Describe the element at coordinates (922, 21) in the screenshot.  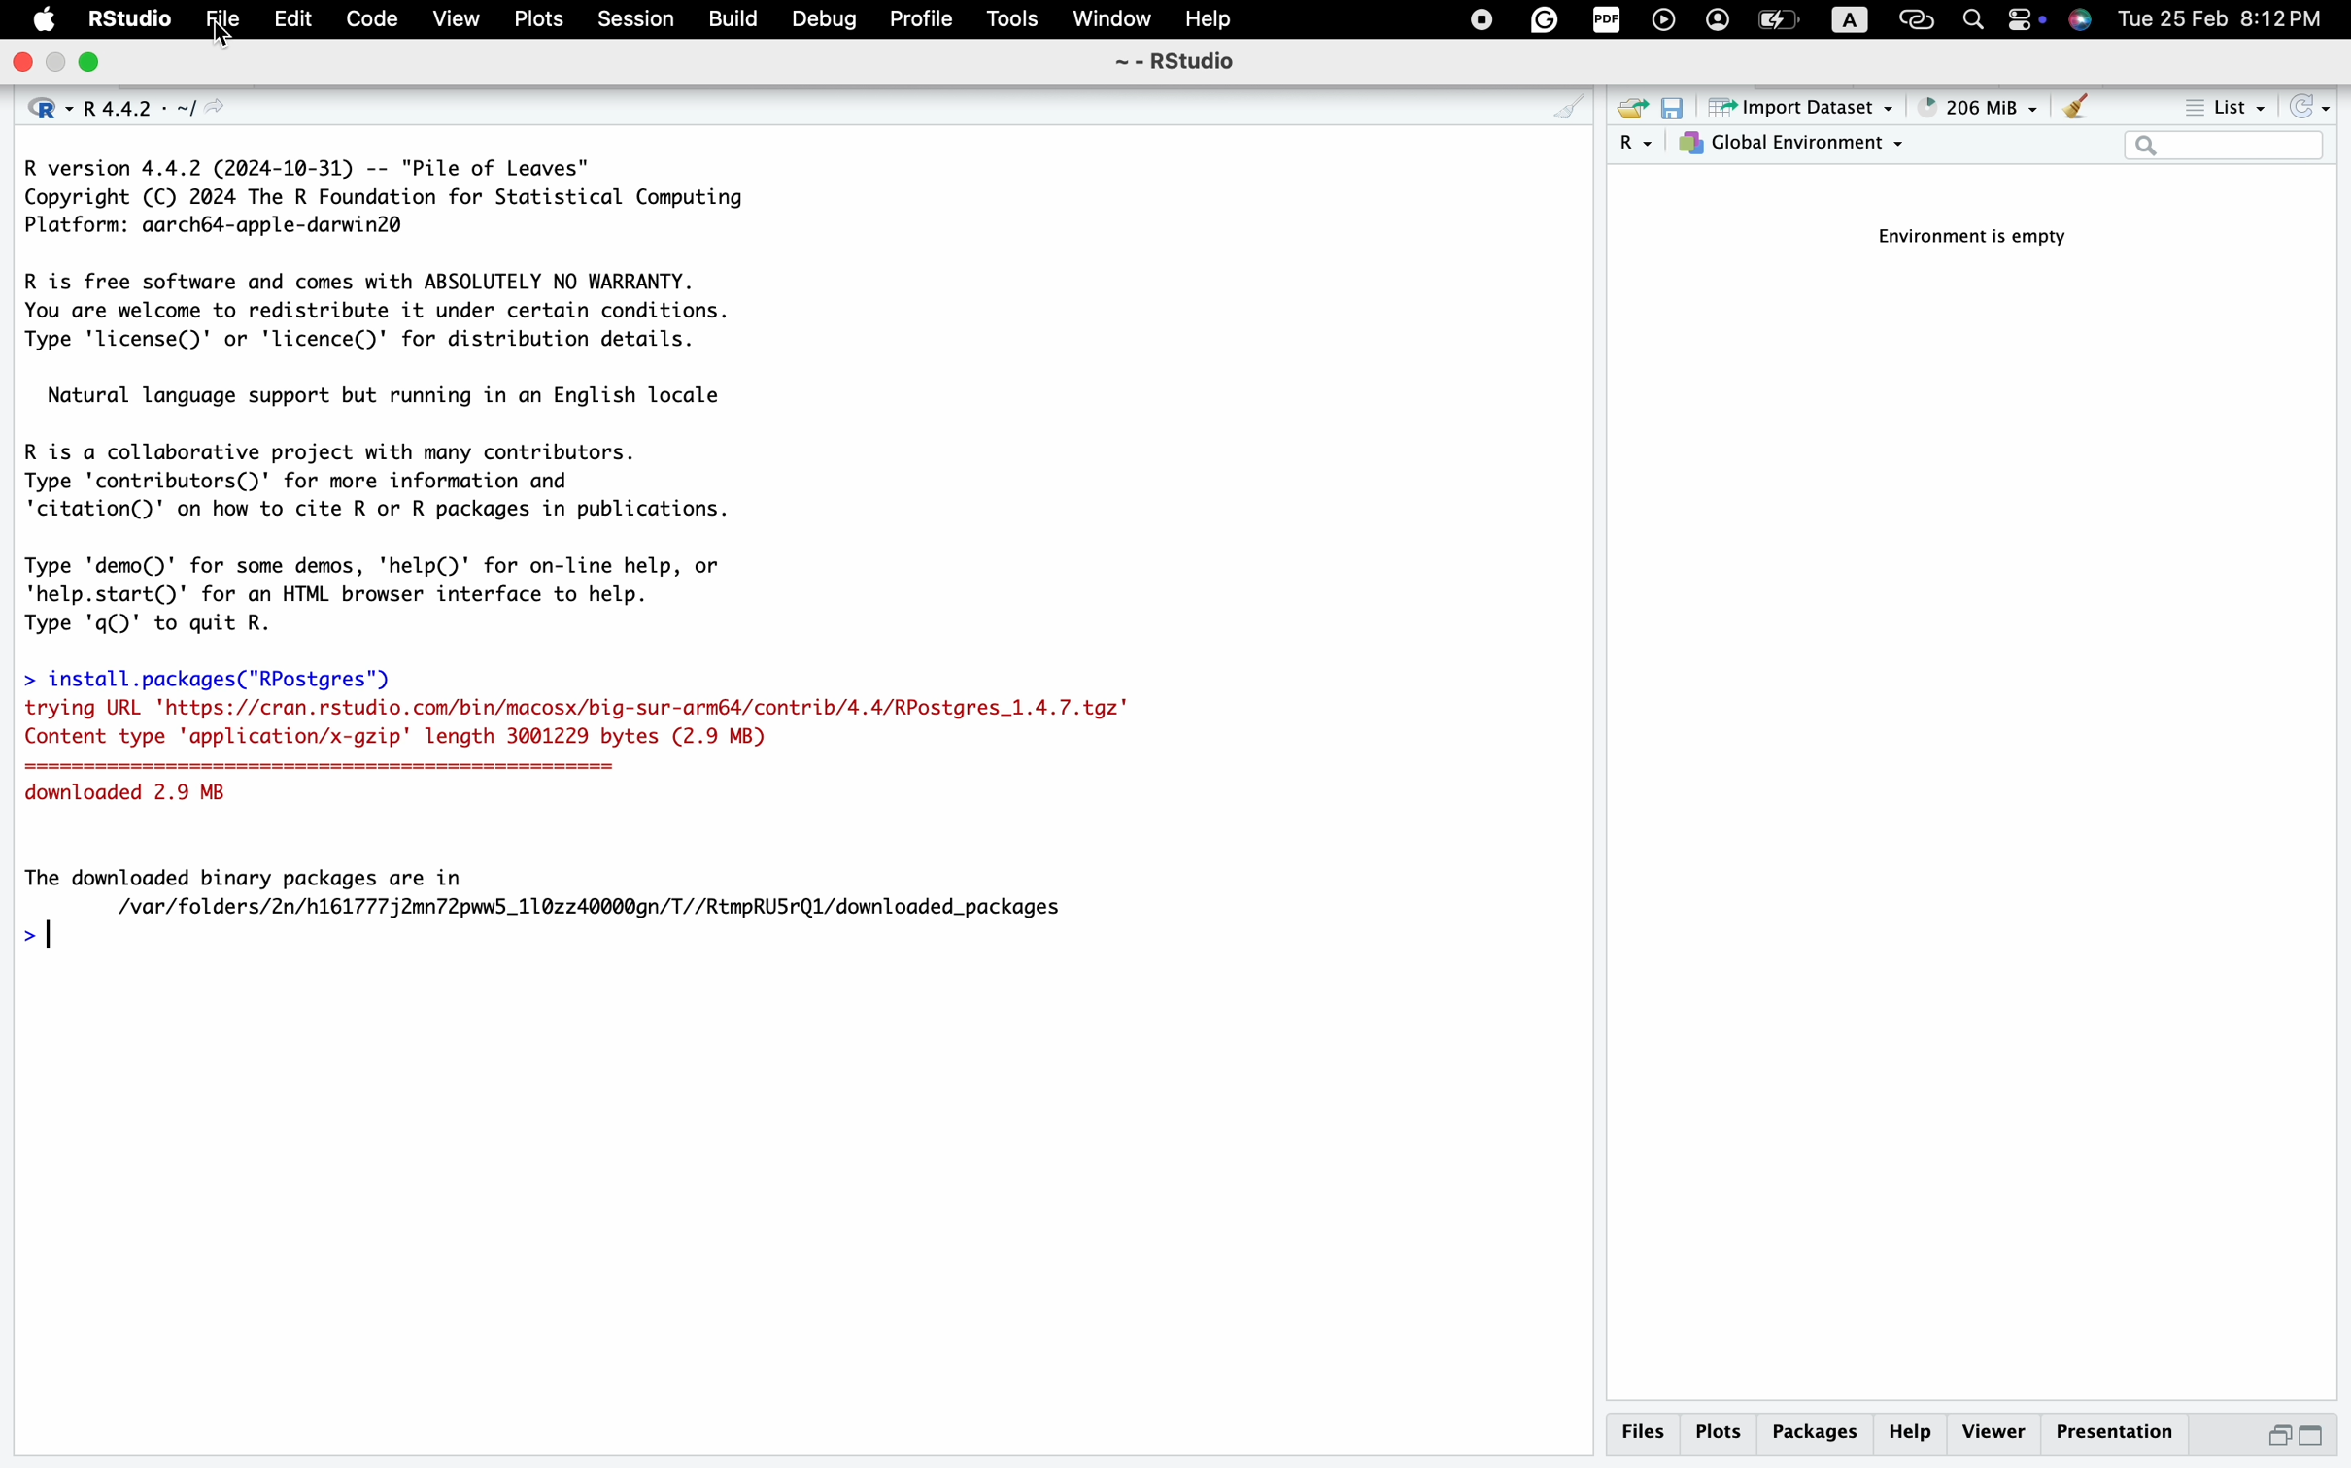
I see `profile` at that location.